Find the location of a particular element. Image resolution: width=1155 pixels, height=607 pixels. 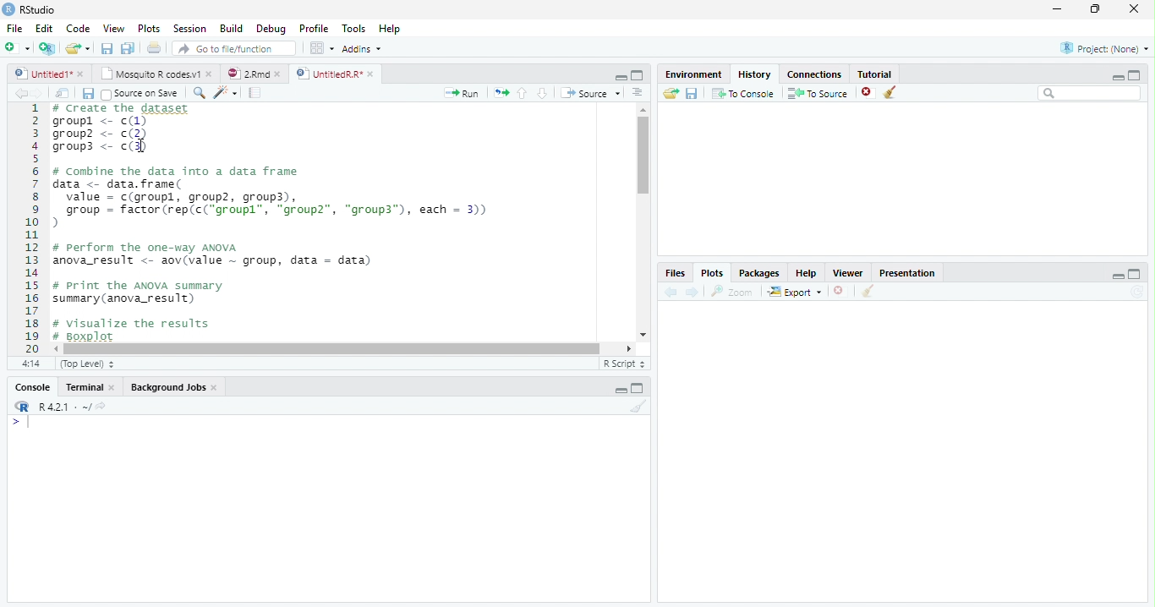

Edit is located at coordinates (43, 28).